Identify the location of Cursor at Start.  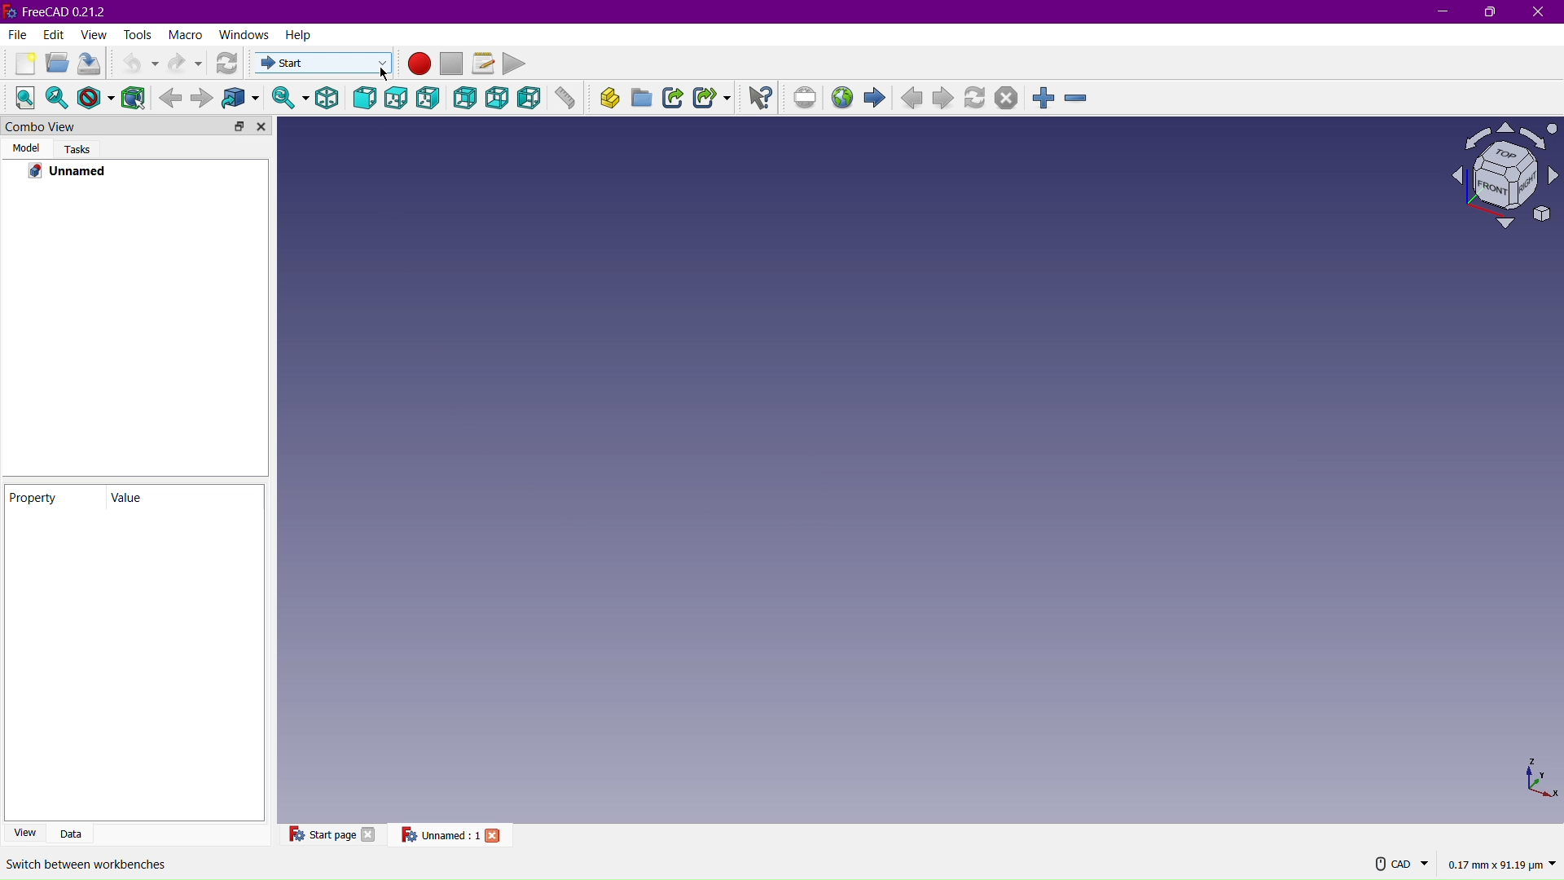
(380, 72).